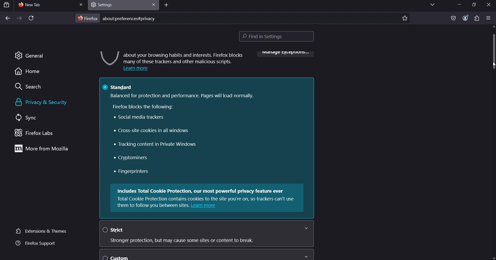  I want to click on search tab, so click(7, 5).